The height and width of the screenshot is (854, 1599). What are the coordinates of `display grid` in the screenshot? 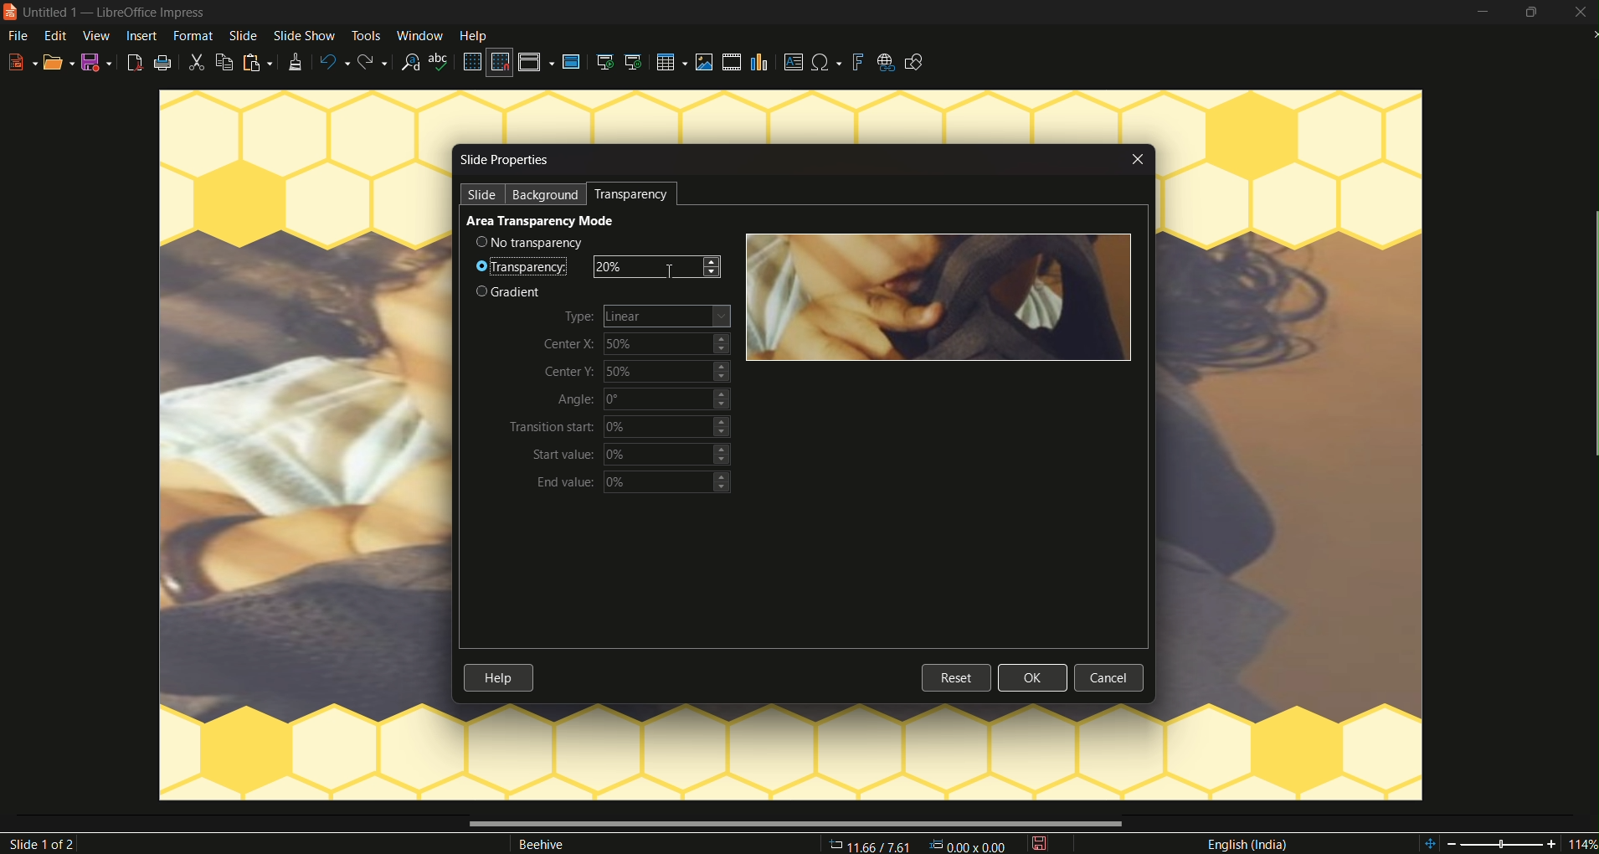 It's located at (472, 62).